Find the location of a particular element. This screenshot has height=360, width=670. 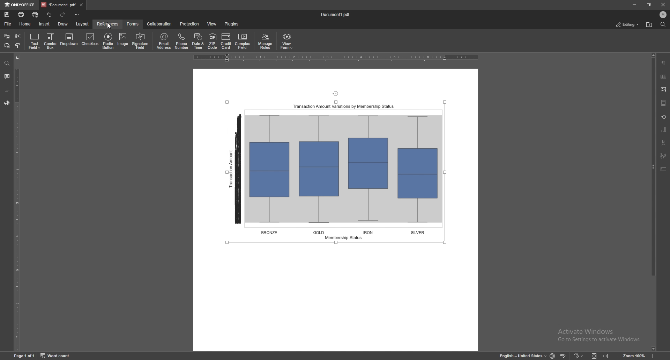

spell check is located at coordinates (563, 355).